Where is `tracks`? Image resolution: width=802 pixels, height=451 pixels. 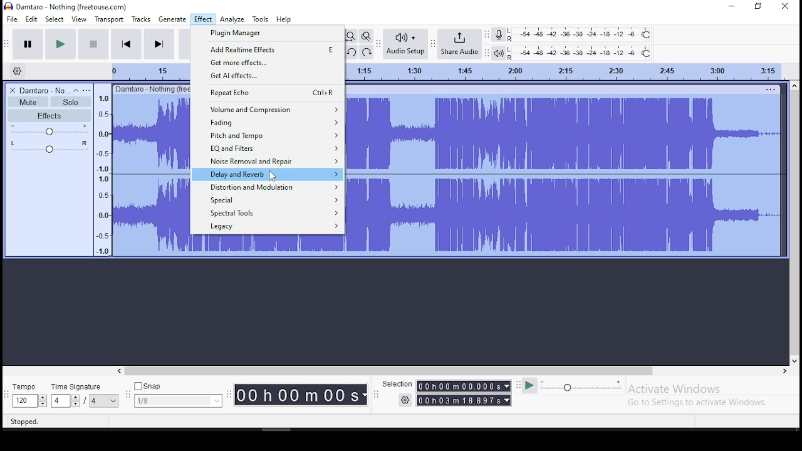 tracks is located at coordinates (140, 19).